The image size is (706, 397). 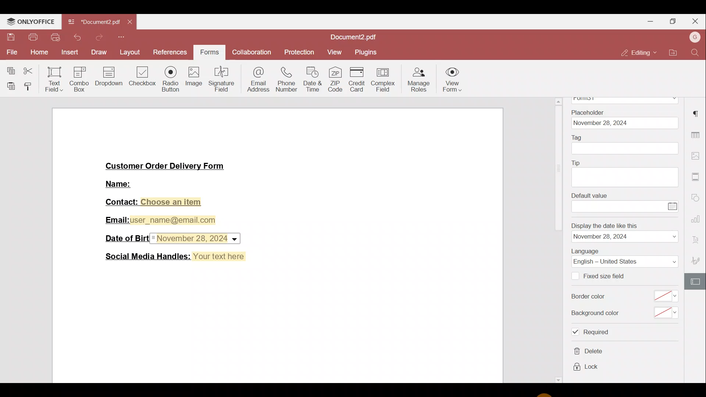 I want to click on Checkbox , so click(x=575, y=276).